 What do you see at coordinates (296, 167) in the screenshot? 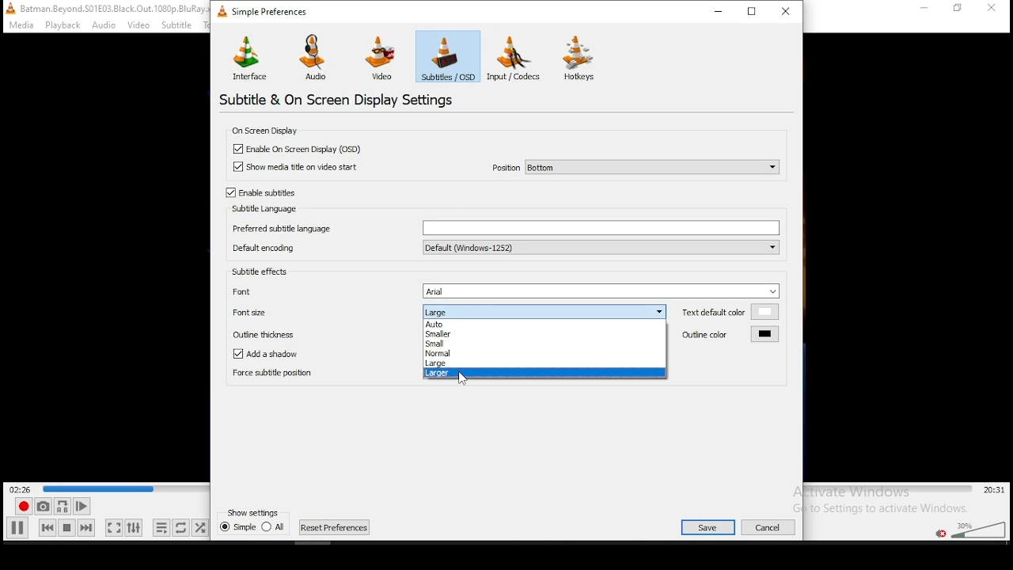
I see `checkbox: show media title on video start` at bounding box center [296, 167].